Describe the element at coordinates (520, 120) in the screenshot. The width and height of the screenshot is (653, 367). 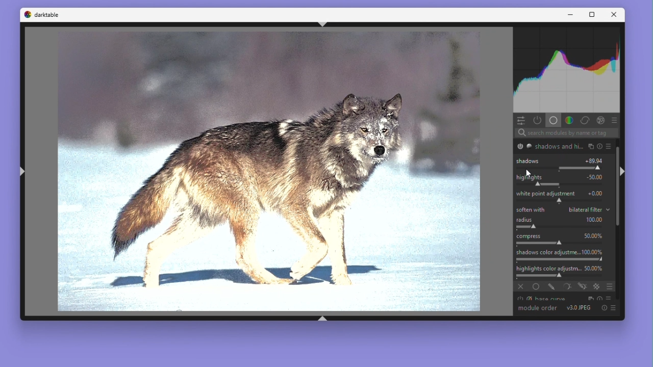
I see `Quick access` at that location.